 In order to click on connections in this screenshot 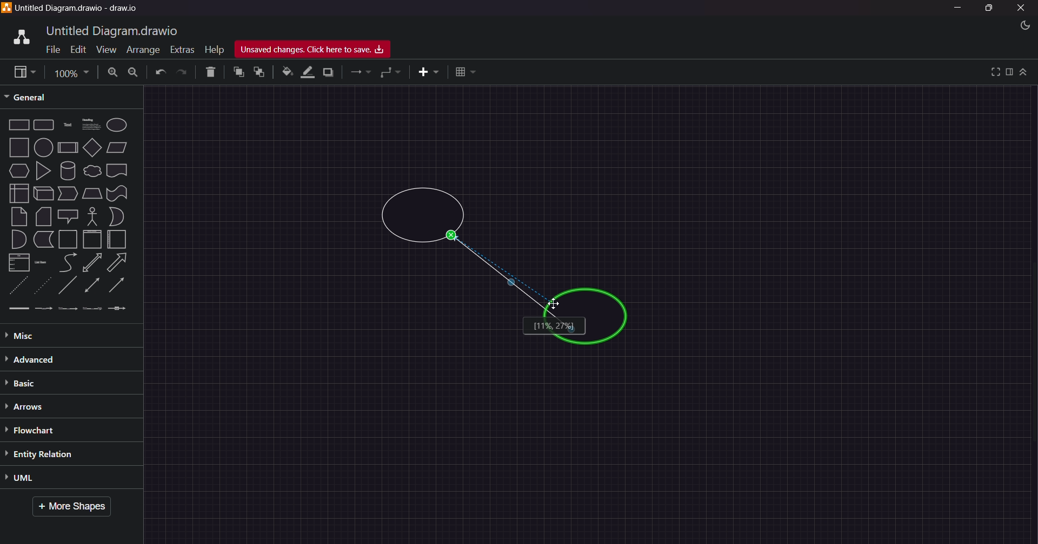, I will do `click(360, 73)`.